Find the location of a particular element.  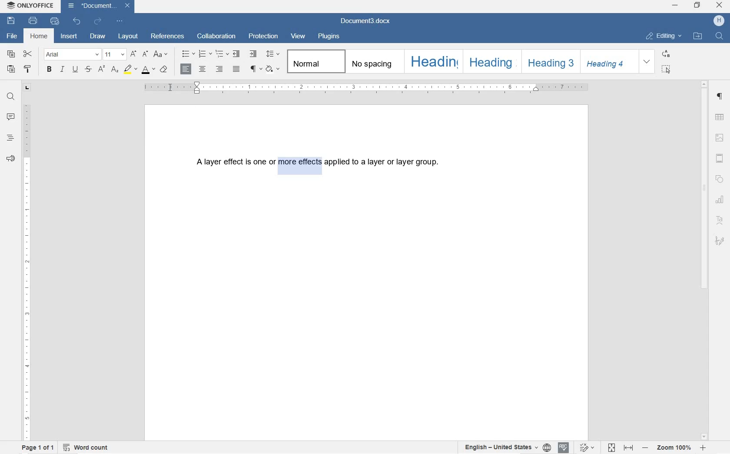

document3.docx is located at coordinates (98, 6).